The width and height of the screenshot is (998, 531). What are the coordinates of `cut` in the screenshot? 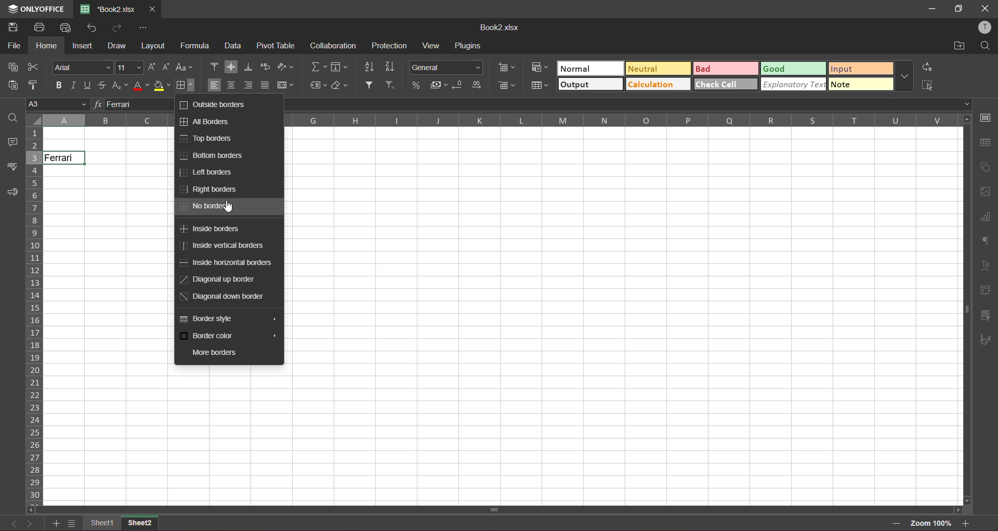 It's located at (33, 67).